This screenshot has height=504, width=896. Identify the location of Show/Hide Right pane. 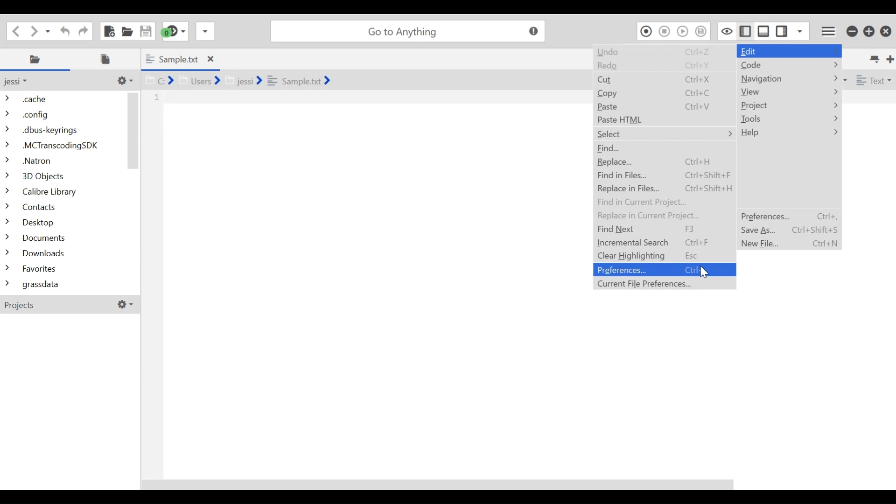
(744, 30).